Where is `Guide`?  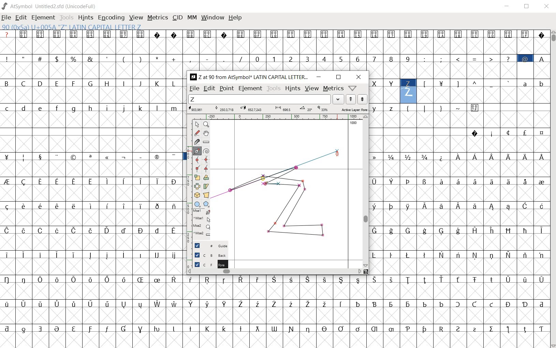 Guide is located at coordinates (207, 246).